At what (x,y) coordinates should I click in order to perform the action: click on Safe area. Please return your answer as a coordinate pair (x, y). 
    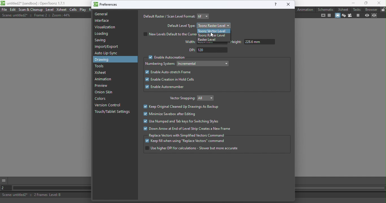
    Looking at the image, I should click on (323, 16).